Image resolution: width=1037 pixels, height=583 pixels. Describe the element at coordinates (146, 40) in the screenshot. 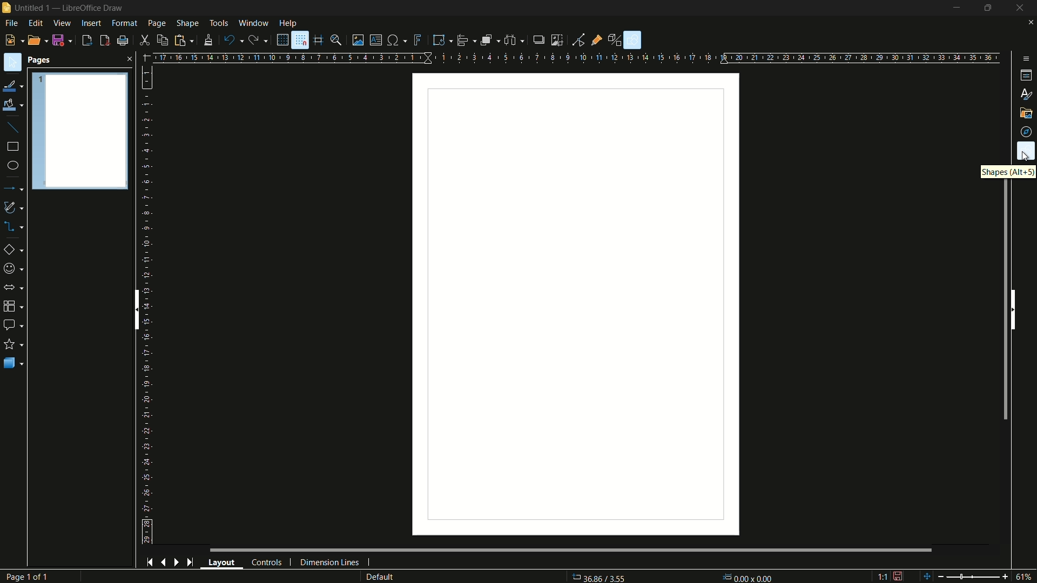

I see `cut` at that location.